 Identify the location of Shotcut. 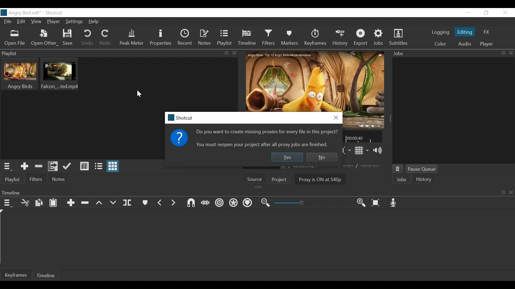
(185, 117).